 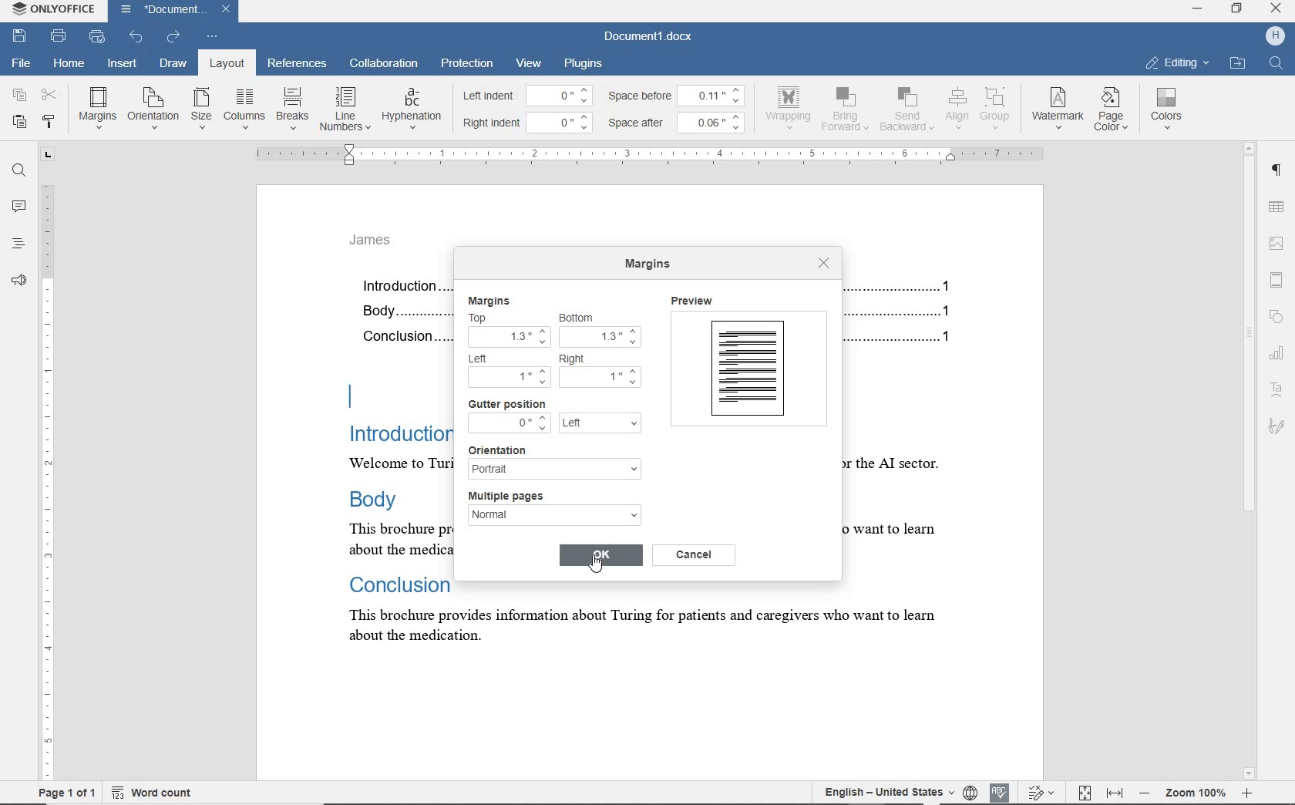 What do you see at coordinates (553, 470) in the screenshot?
I see `portrait` at bounding box center [553, 470].